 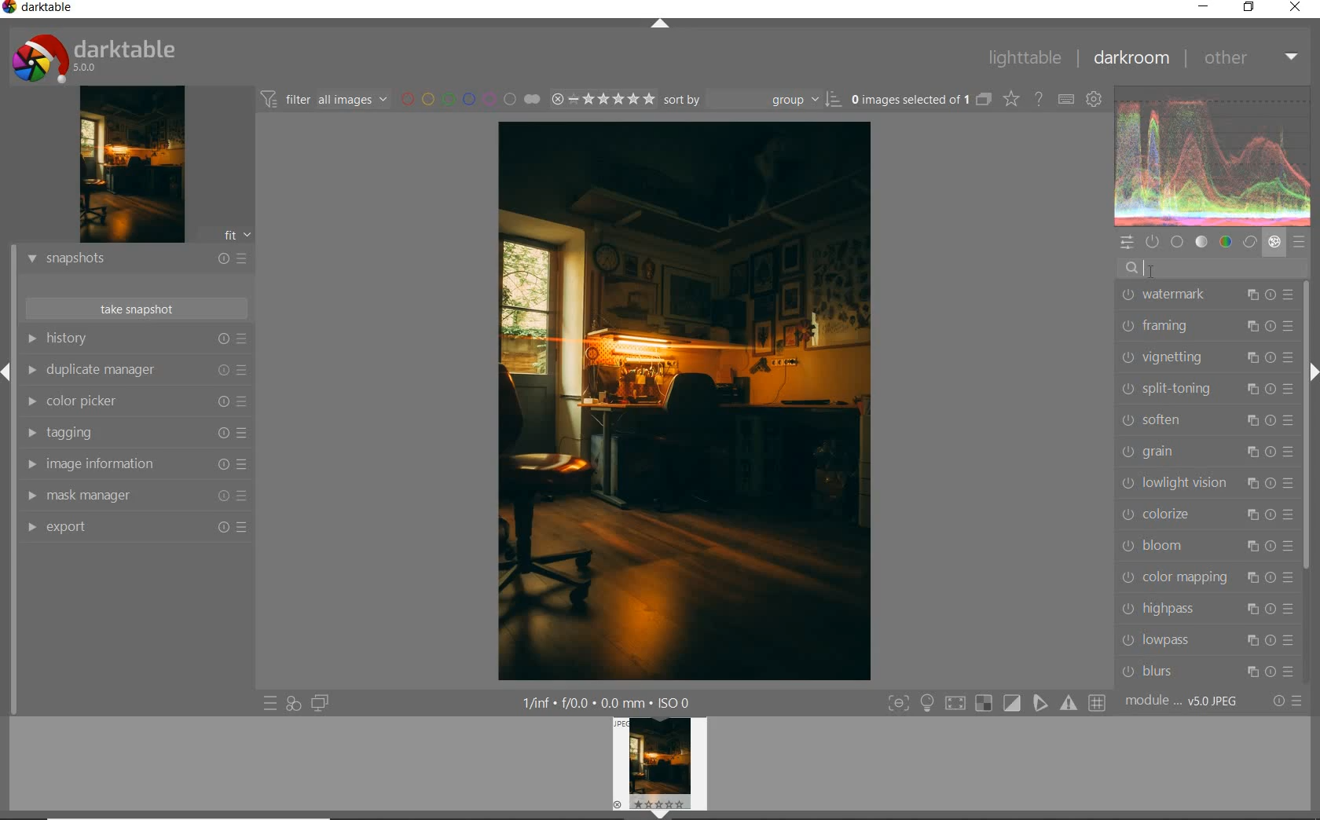 I want to click on grain, so click(x=1207, y=452).